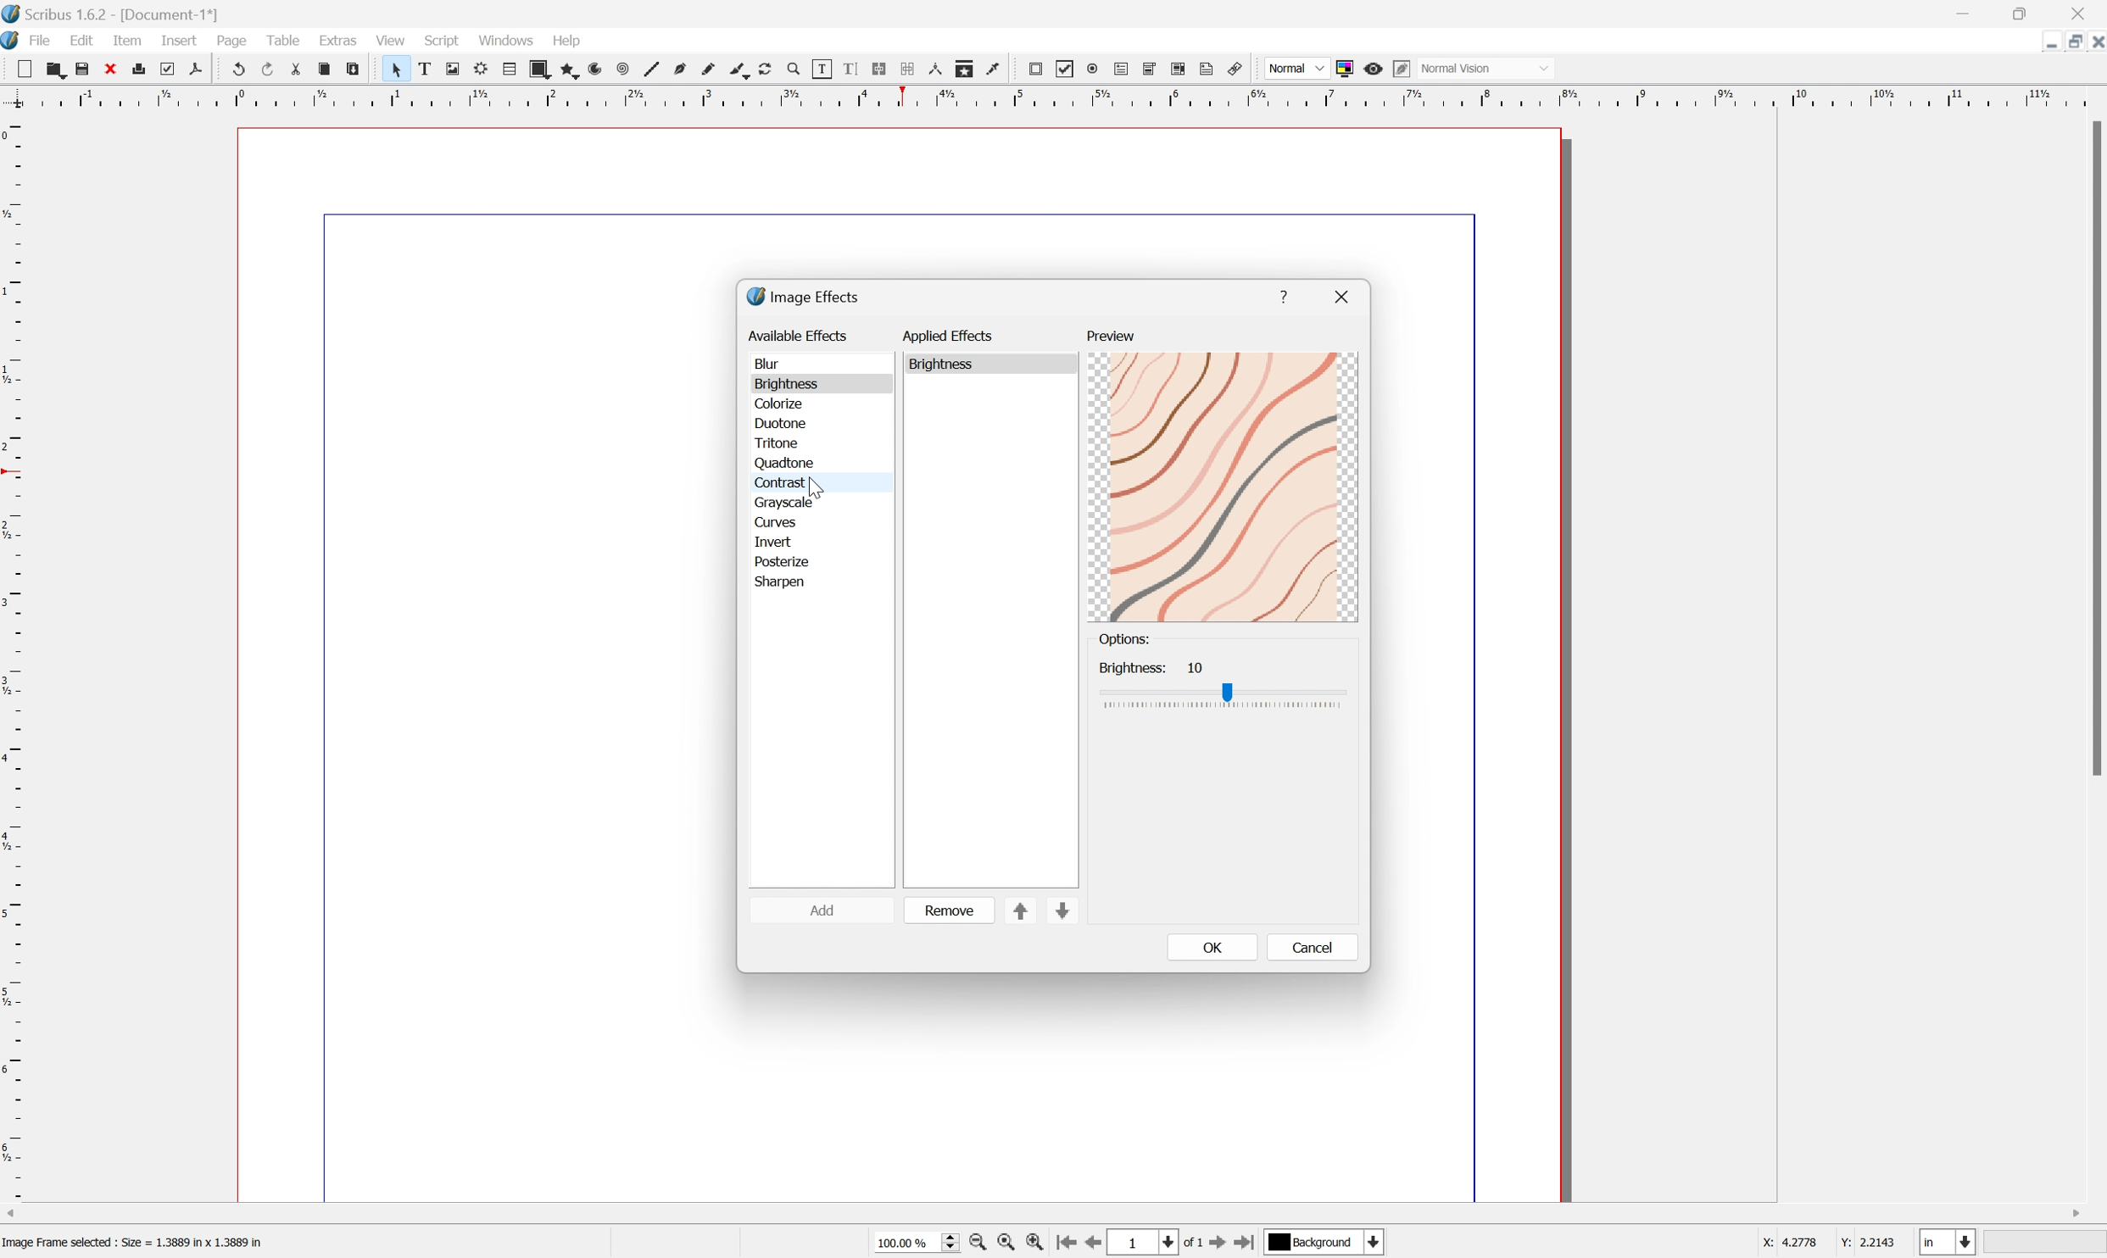 Image resolution: width=2107 pixels, height=1258 pixels. Describe the element at coordinates (781, 403) in the screenshot. I see `colorize` at that location.